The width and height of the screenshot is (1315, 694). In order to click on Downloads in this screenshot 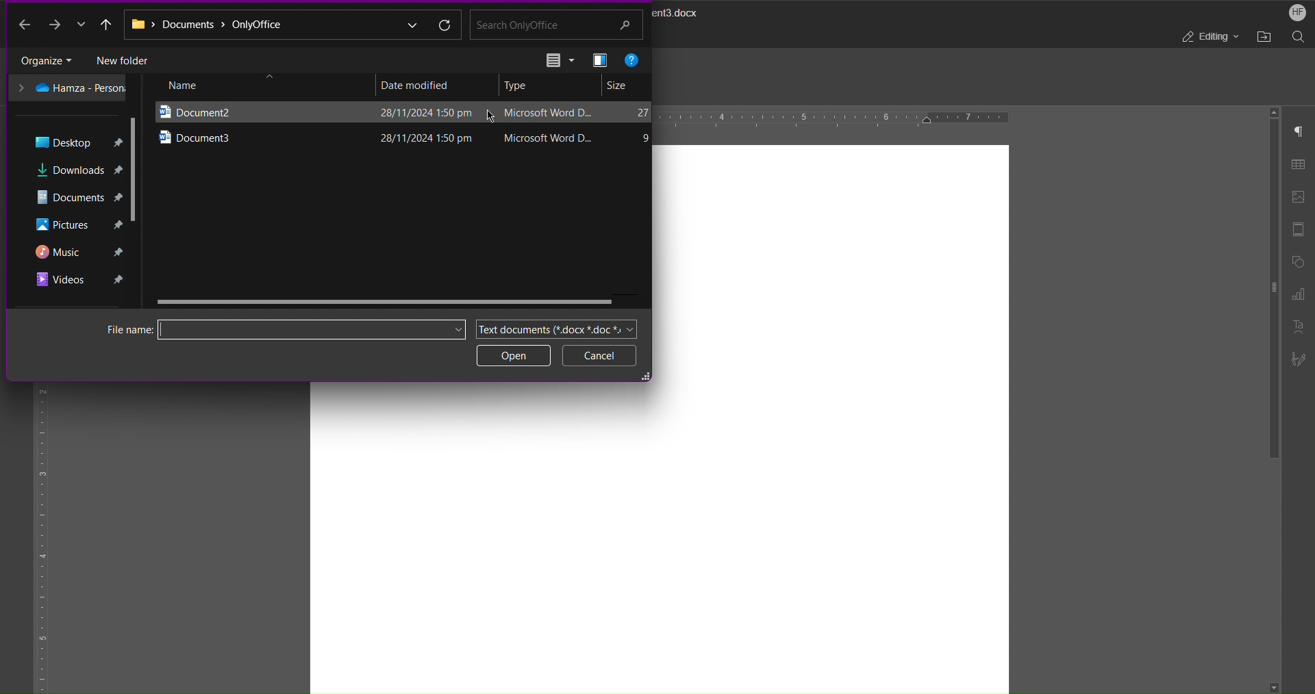, I will do `click(78, 167)`.